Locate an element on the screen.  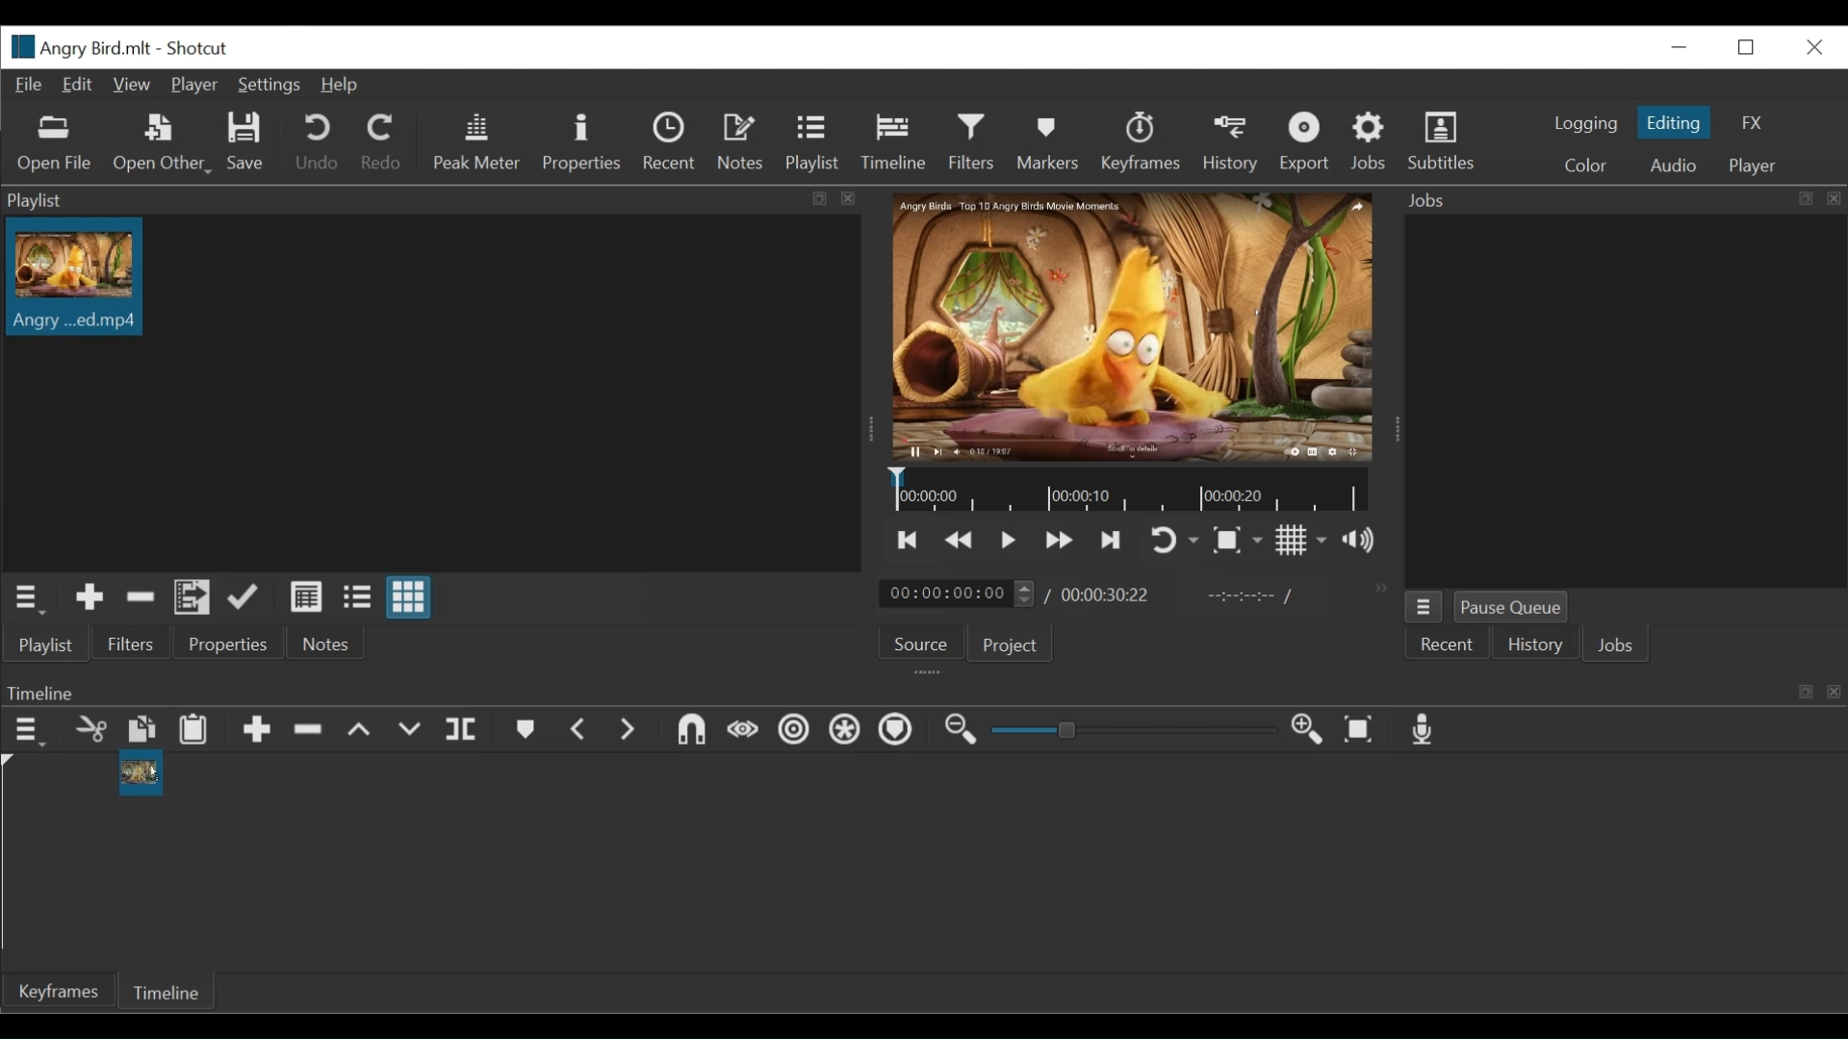
Close is located at coordinates (1812, 47).